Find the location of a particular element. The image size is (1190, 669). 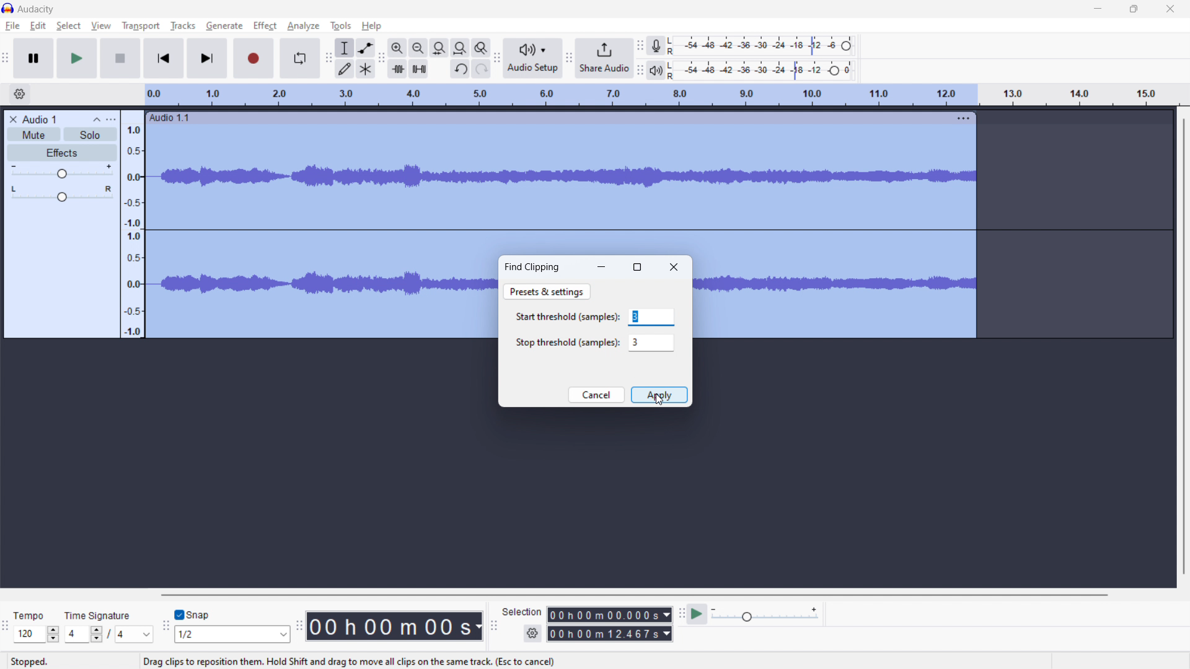

record is located at coordinates (253, 59).